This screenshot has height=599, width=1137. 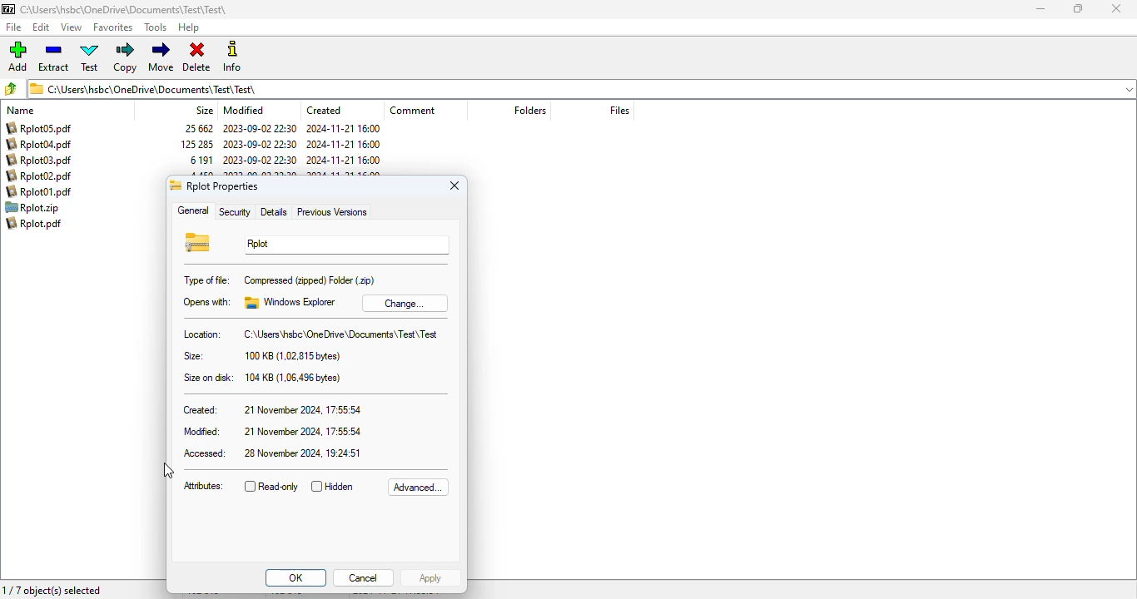 I want to click on Rplot.pdf, so click(x=43, y=225).